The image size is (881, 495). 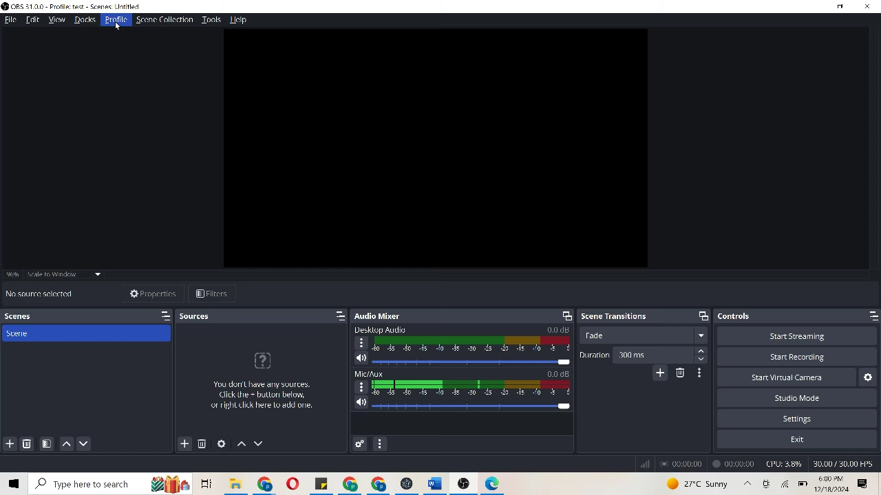 I want to click on Desktop Audio, so click(x=388, y=329).